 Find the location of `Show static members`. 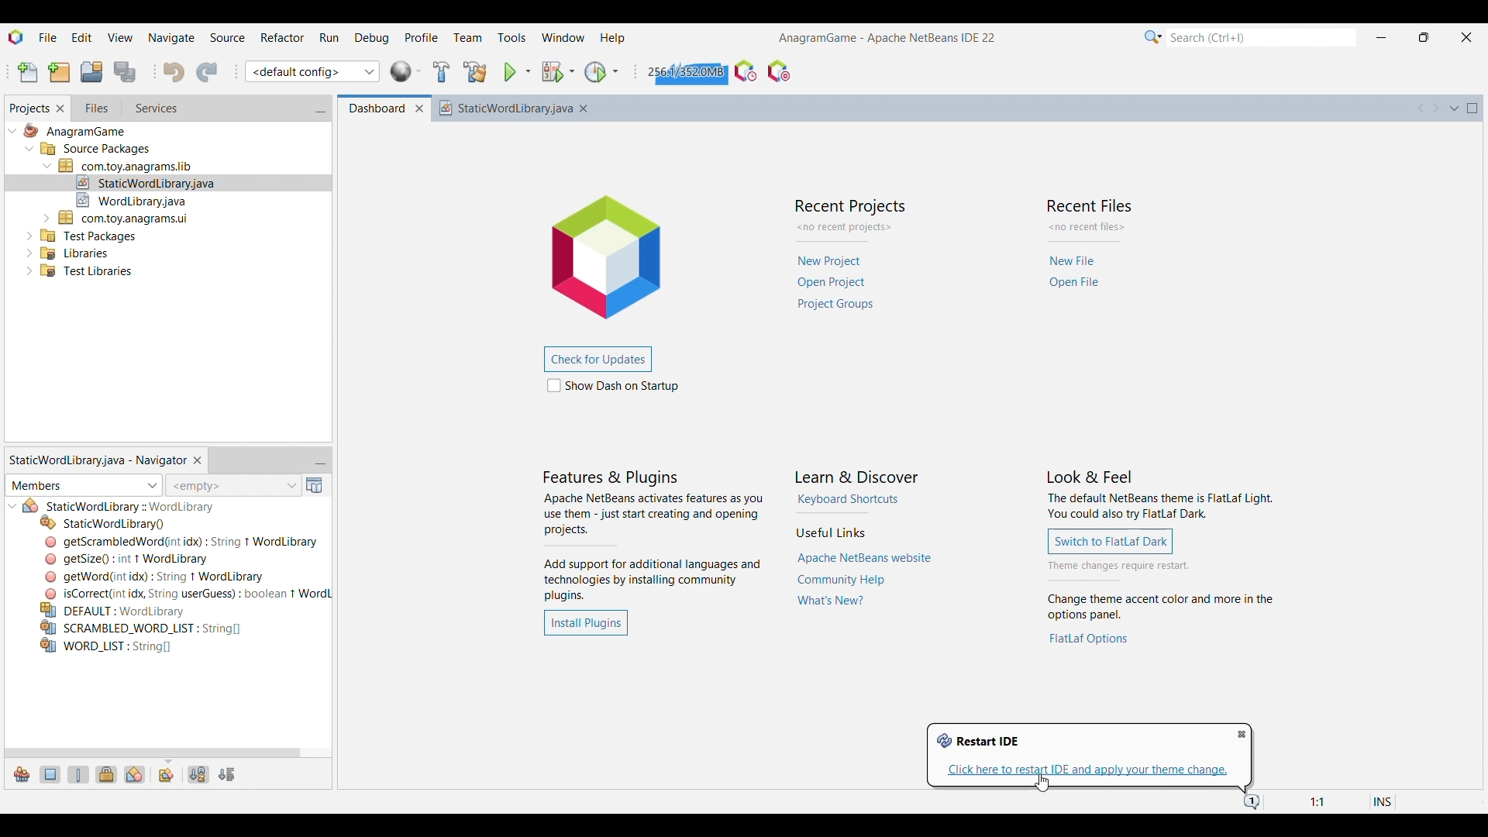

Show static members is located at coordinates (78, 775).